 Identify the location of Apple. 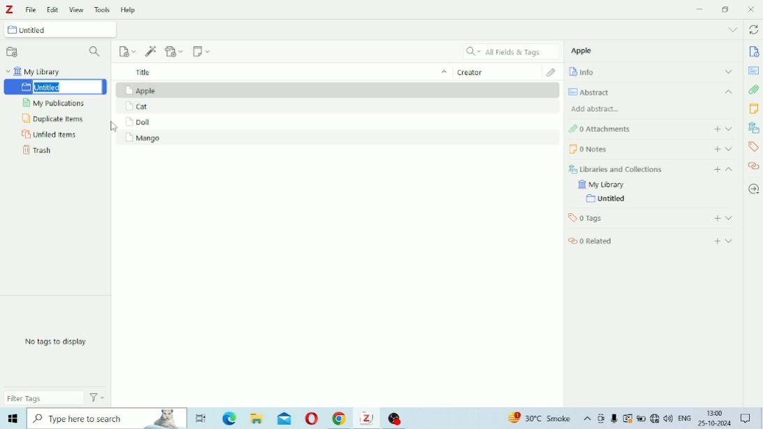
(582, 51).